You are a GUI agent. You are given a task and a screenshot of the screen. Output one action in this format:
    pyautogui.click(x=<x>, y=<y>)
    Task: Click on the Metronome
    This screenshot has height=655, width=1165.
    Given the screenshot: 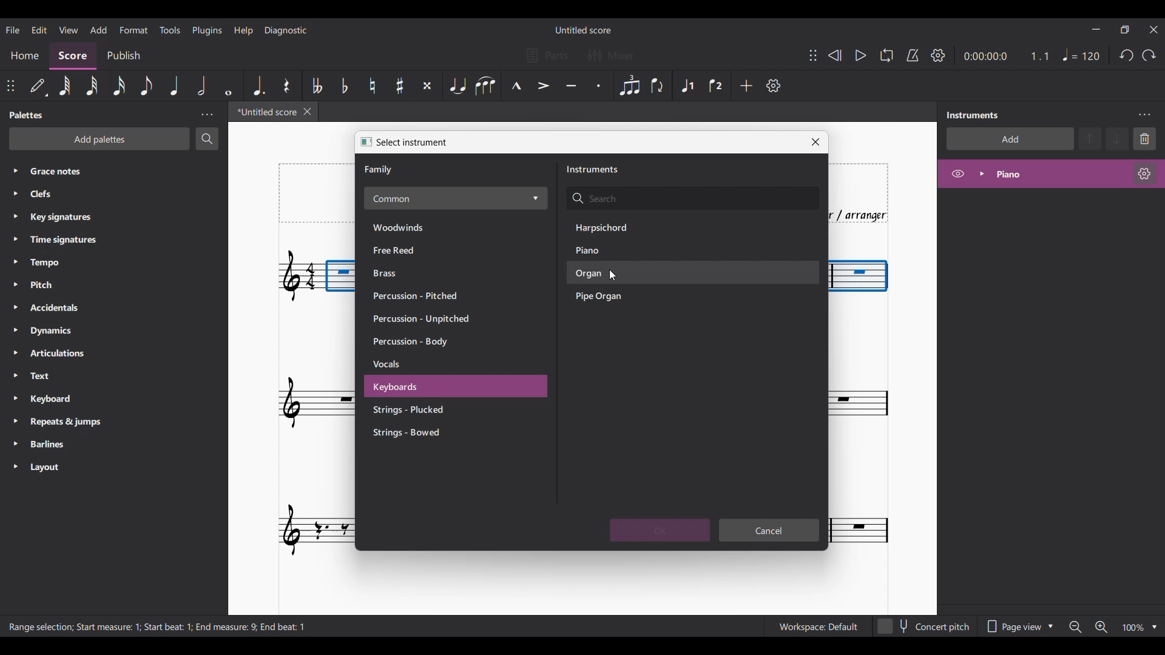 What is the action you would take?
    pyautogui.click(x=913, y=55)
    